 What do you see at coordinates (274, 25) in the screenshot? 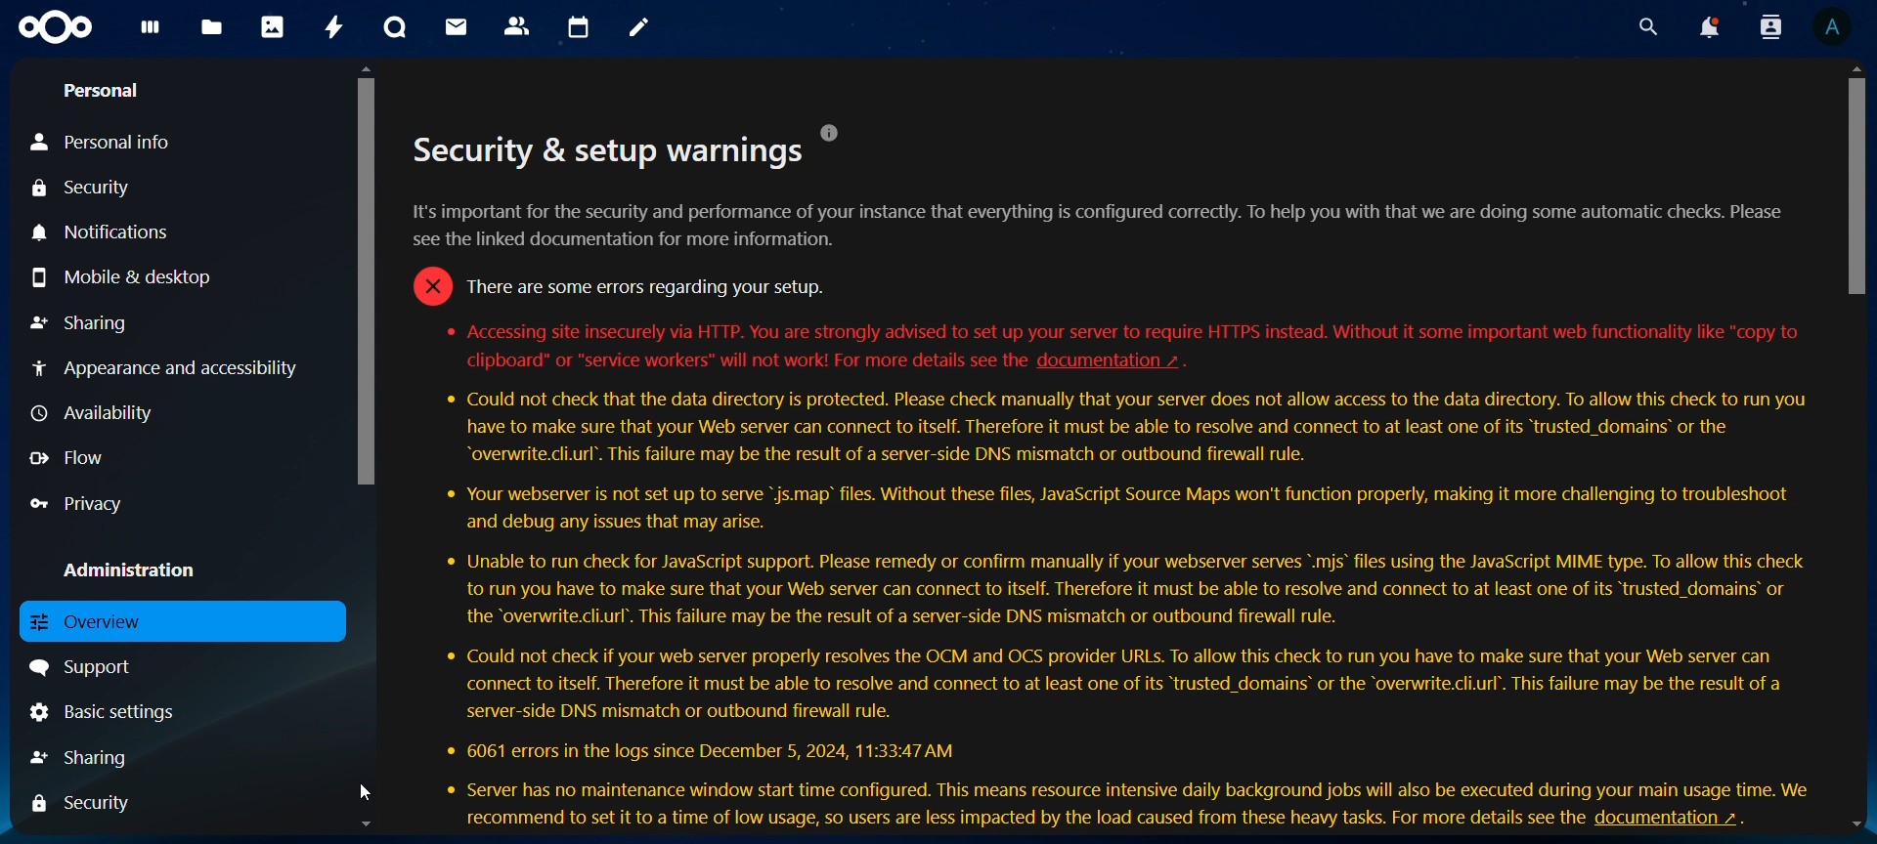
I see `photos` at bounding box center [274, 25].